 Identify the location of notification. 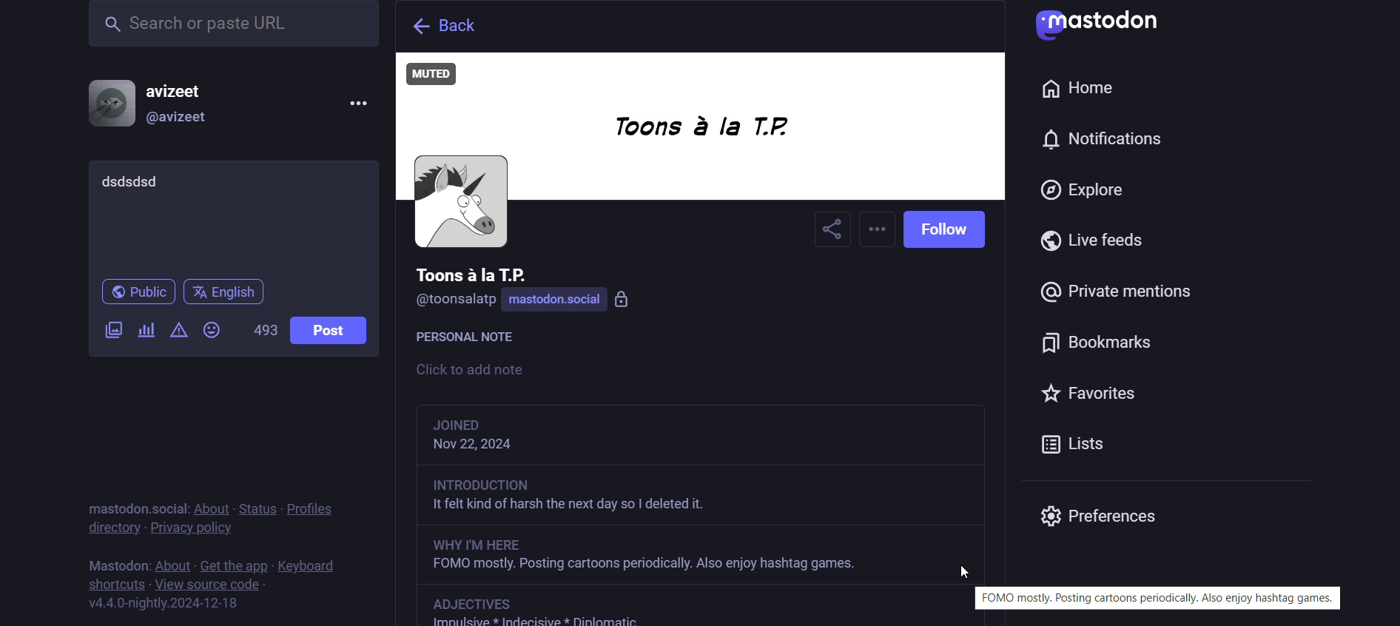
(1097, 145).